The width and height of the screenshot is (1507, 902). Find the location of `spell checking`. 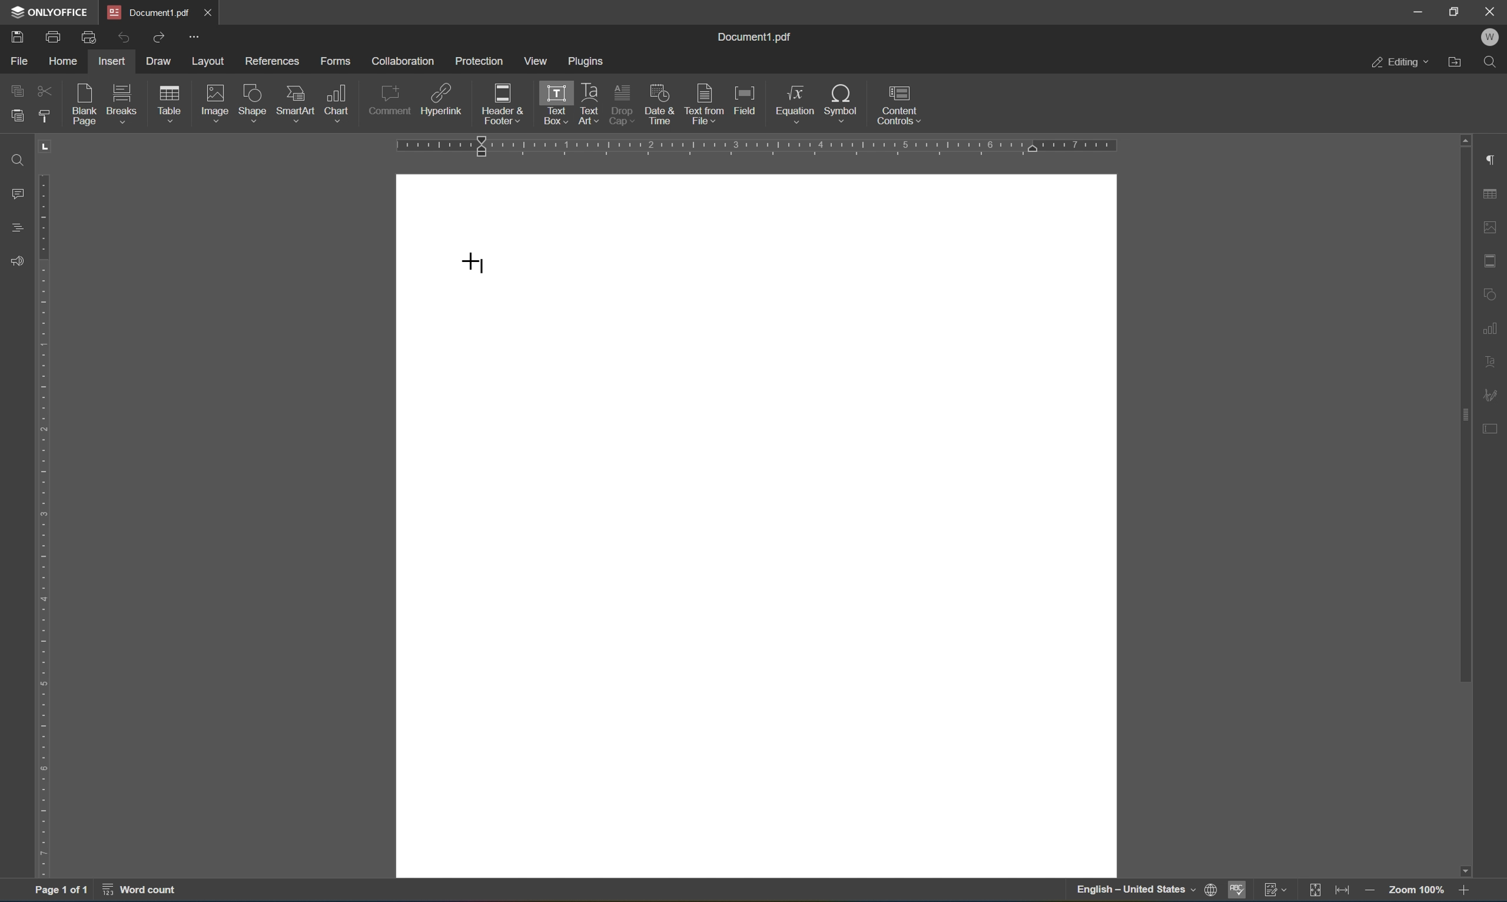

spell checking is located at coordinates (1240, 889).